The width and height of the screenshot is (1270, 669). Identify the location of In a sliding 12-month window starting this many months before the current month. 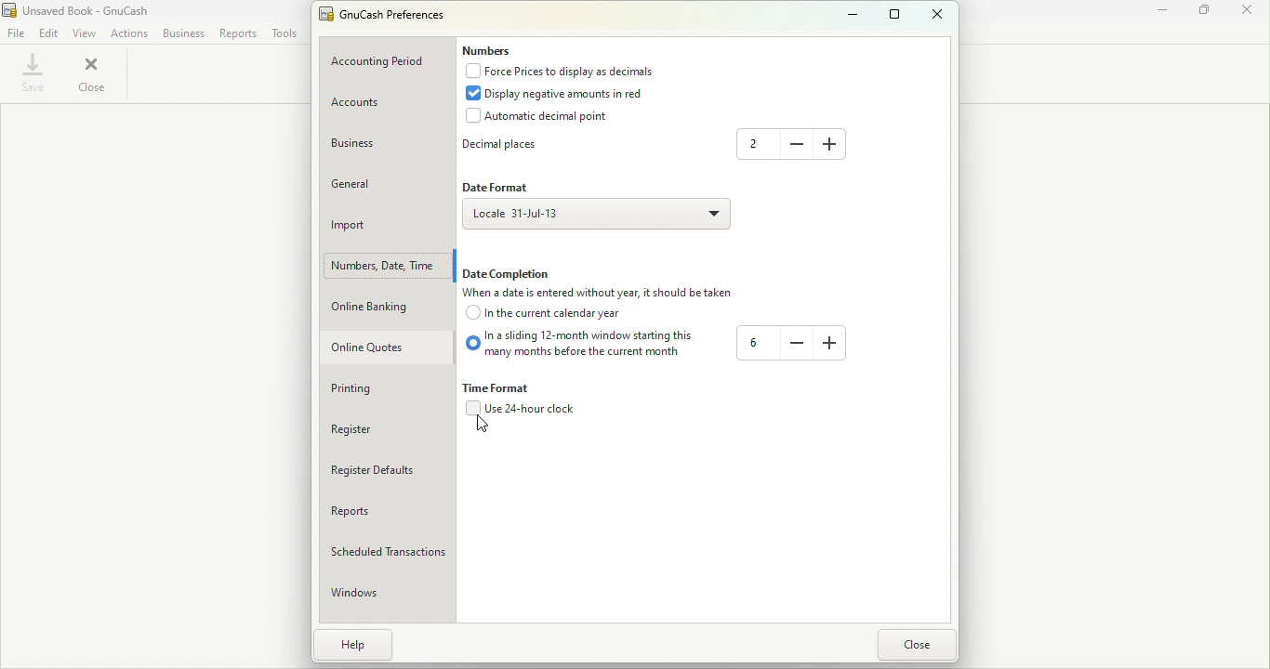
(576, 347).